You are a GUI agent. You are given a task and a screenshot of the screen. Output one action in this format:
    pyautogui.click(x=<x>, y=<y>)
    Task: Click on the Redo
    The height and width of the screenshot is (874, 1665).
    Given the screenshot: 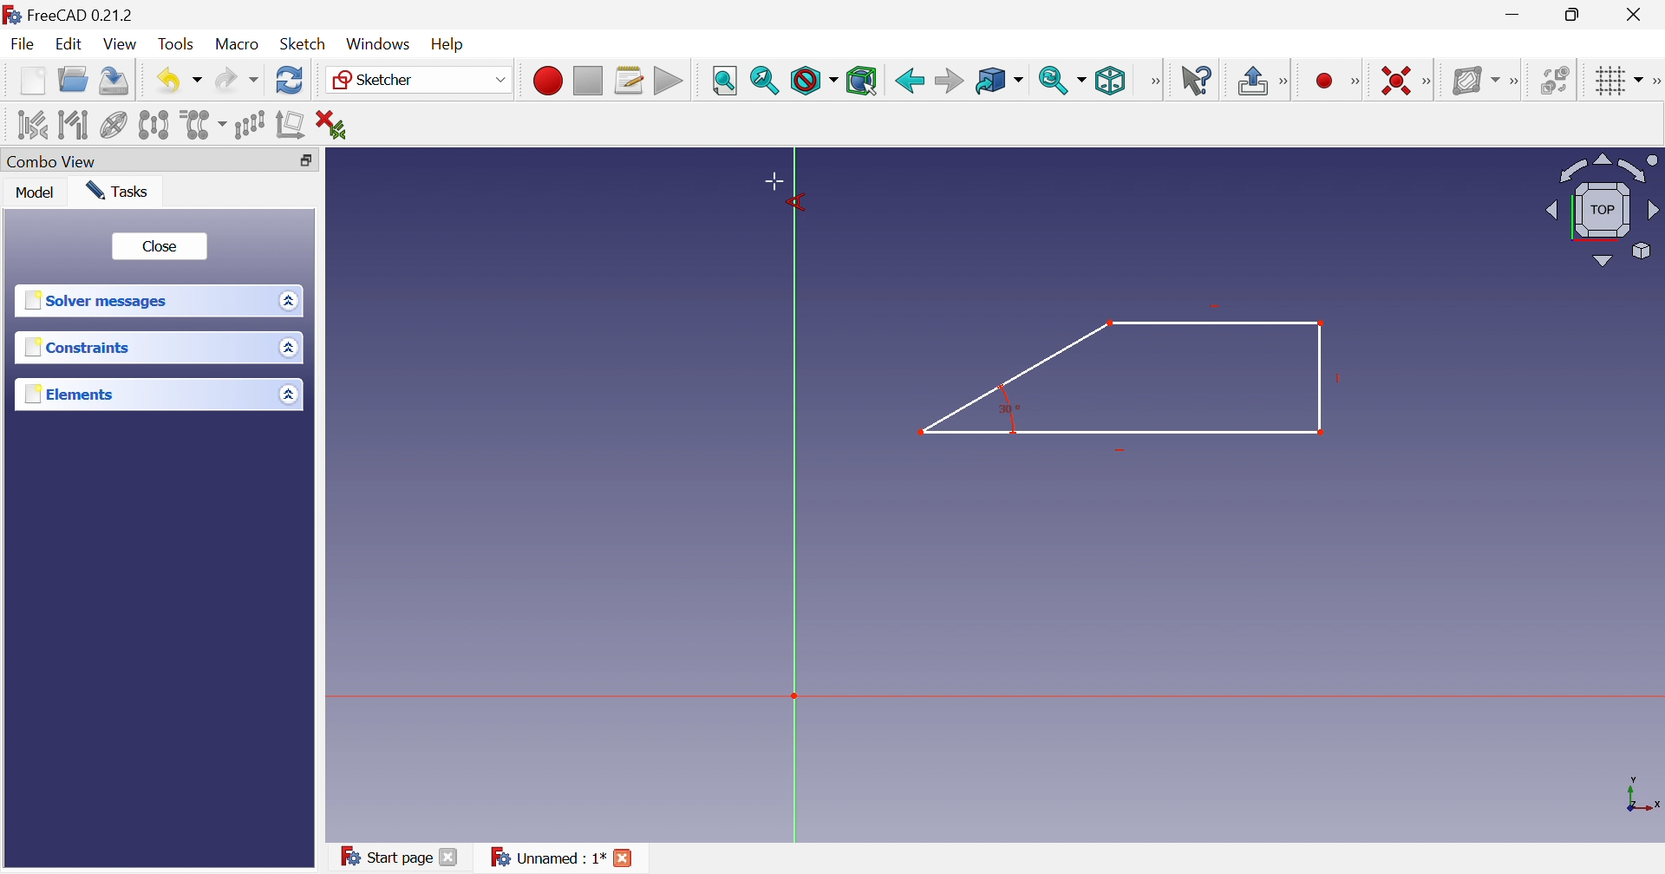 What is the action you would take?
    pyautogui.click(x=235, y=83)
    